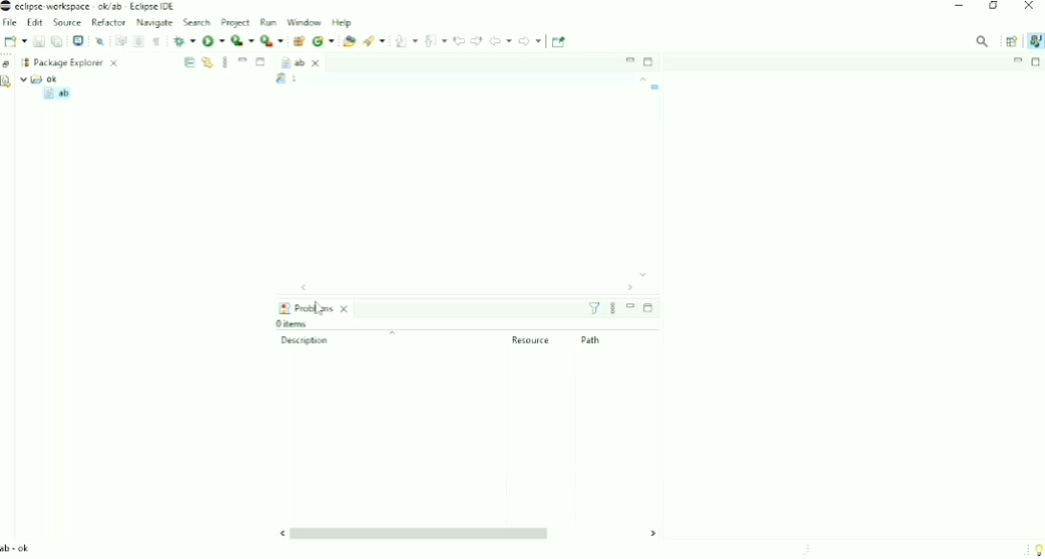 Image resolution: width=1045 pixels, height=559 pixels. Describe the element at coordinates (1034, 548) in the screenshot. I see `Tip of the day` at that location.